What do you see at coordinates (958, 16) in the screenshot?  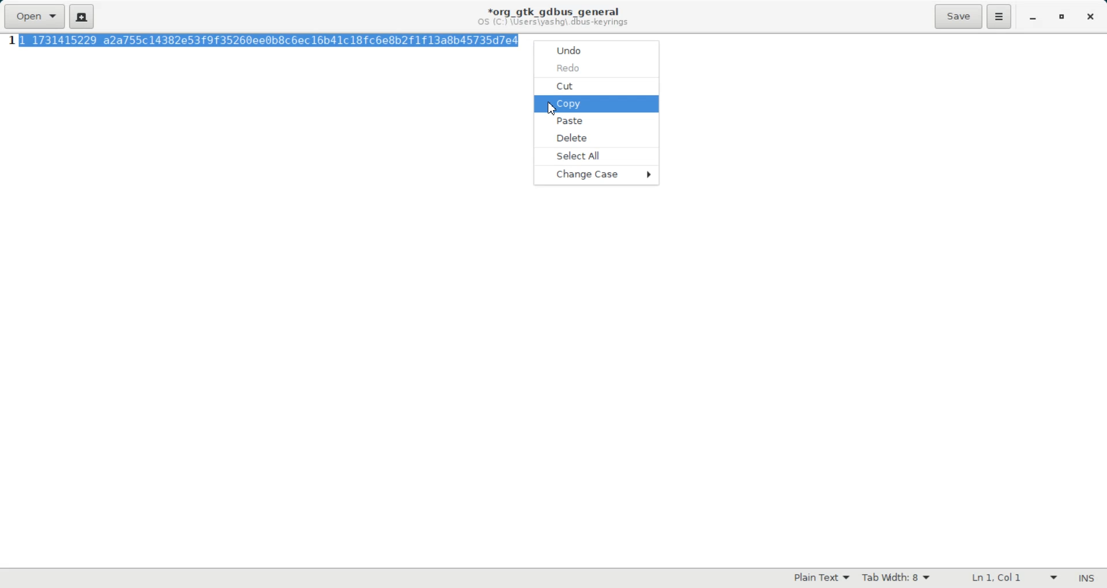 I see `Save` at bounding box center [958, 16].